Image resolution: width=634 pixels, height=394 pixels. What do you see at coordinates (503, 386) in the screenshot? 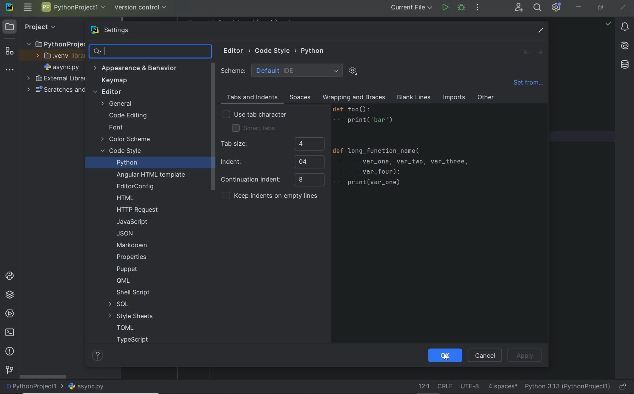
I see `indent` at bounding box center [503, 386].